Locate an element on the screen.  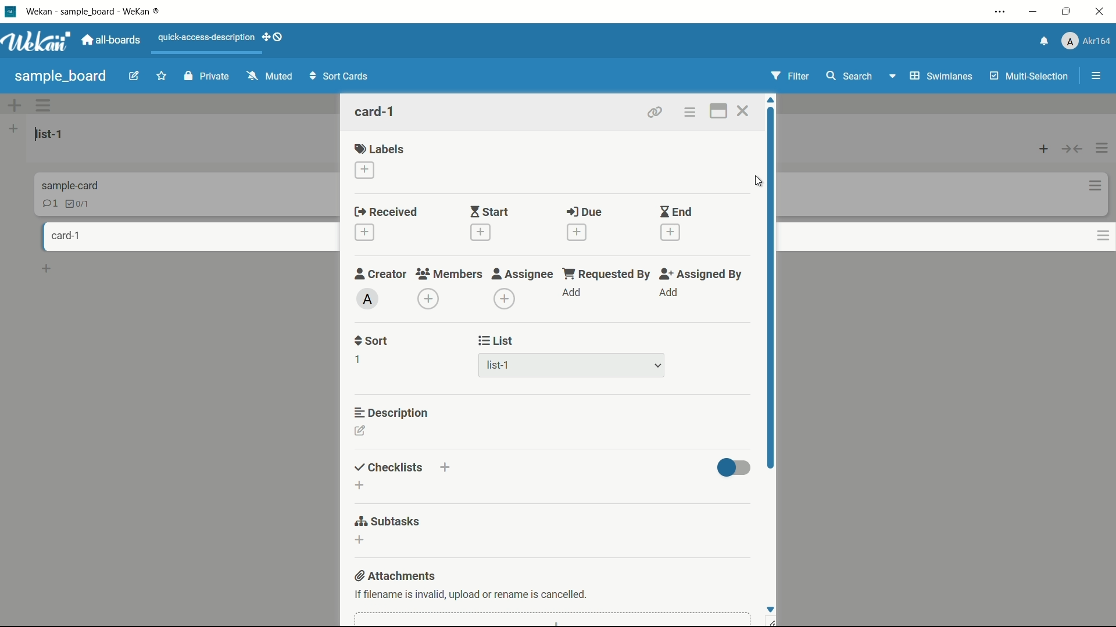
subtasks is located at coordinates (388, 521).